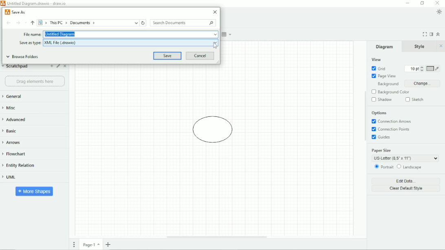 The height and width of the screenshot is (250, 445). I want to click on Cursor Position, so click(215, 44).